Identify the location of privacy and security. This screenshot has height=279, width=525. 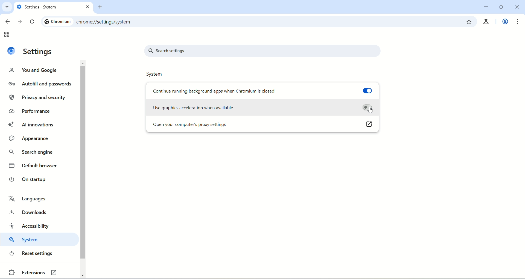
(37, 97).